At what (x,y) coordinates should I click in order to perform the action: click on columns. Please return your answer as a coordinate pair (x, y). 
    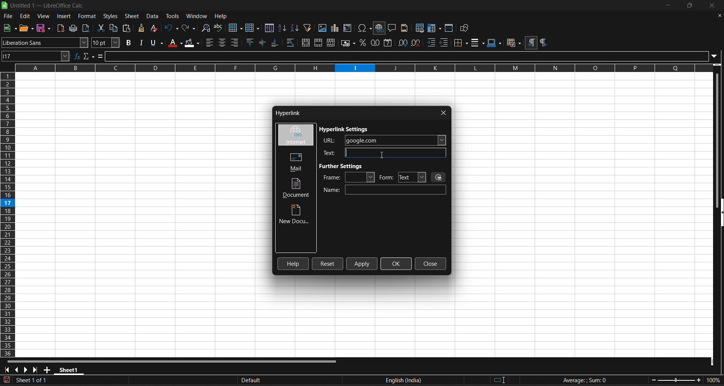
    Looking at the image, I should click on (8, 215).